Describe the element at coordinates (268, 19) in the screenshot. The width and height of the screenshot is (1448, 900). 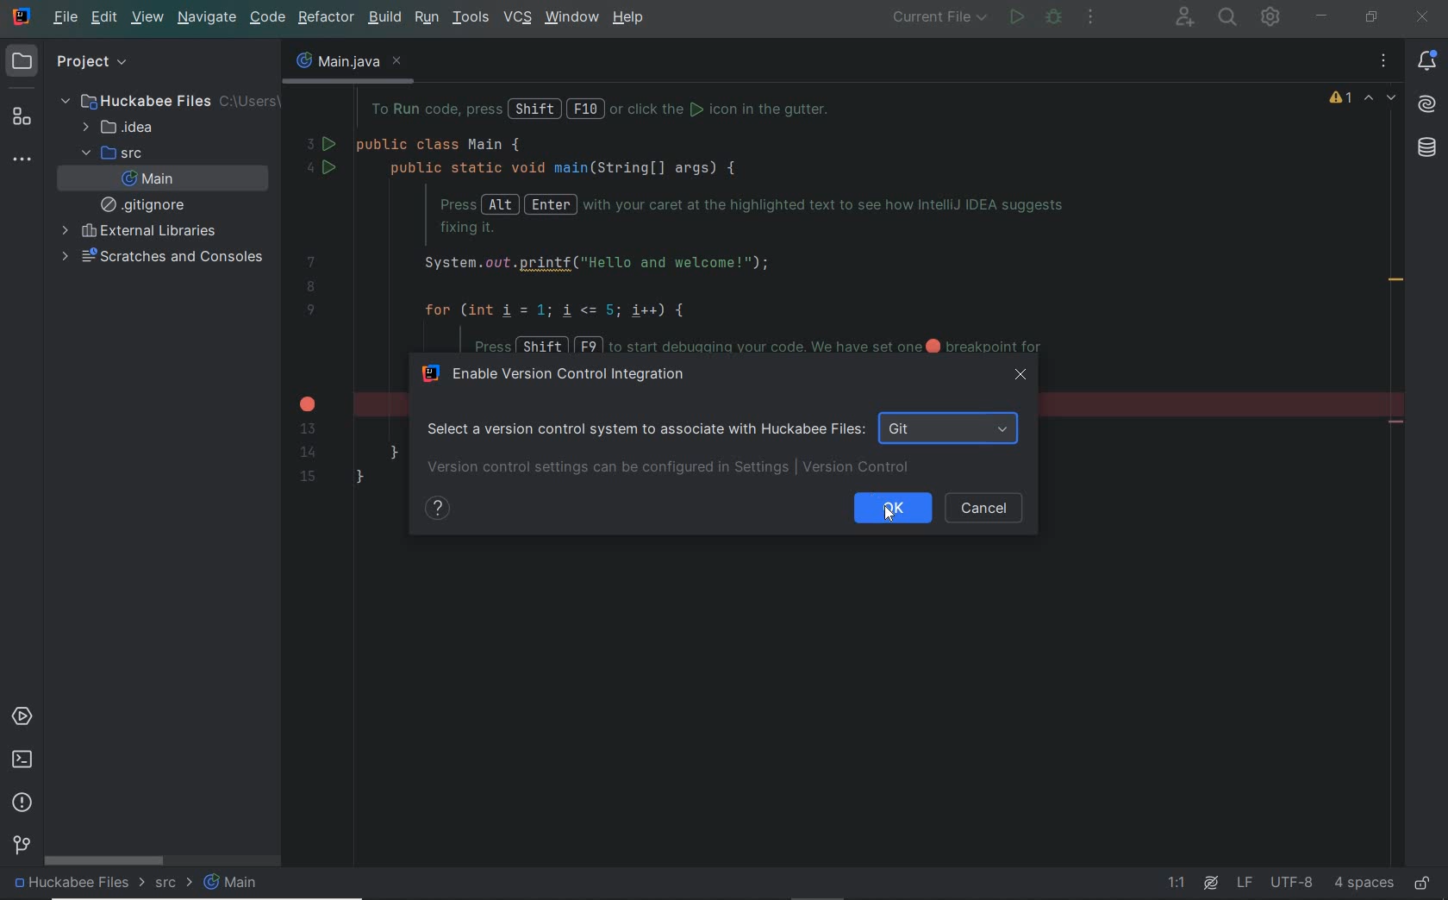
I see `code` at that location.